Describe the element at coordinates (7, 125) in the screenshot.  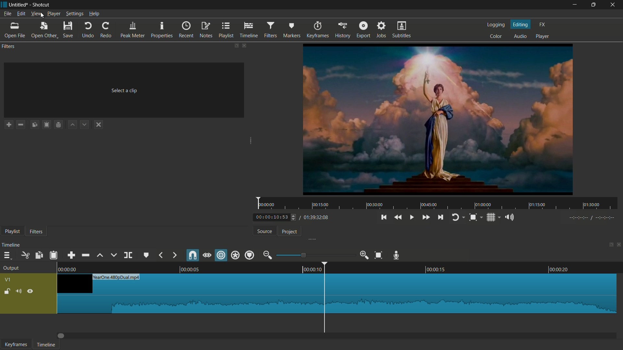
I see `add a filter` at that location.